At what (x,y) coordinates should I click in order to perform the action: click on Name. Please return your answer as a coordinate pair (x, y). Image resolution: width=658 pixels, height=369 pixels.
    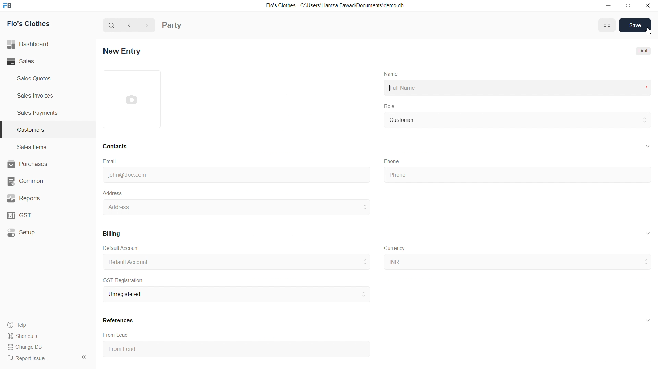
    Looking at the image, I should click on (392, 73).